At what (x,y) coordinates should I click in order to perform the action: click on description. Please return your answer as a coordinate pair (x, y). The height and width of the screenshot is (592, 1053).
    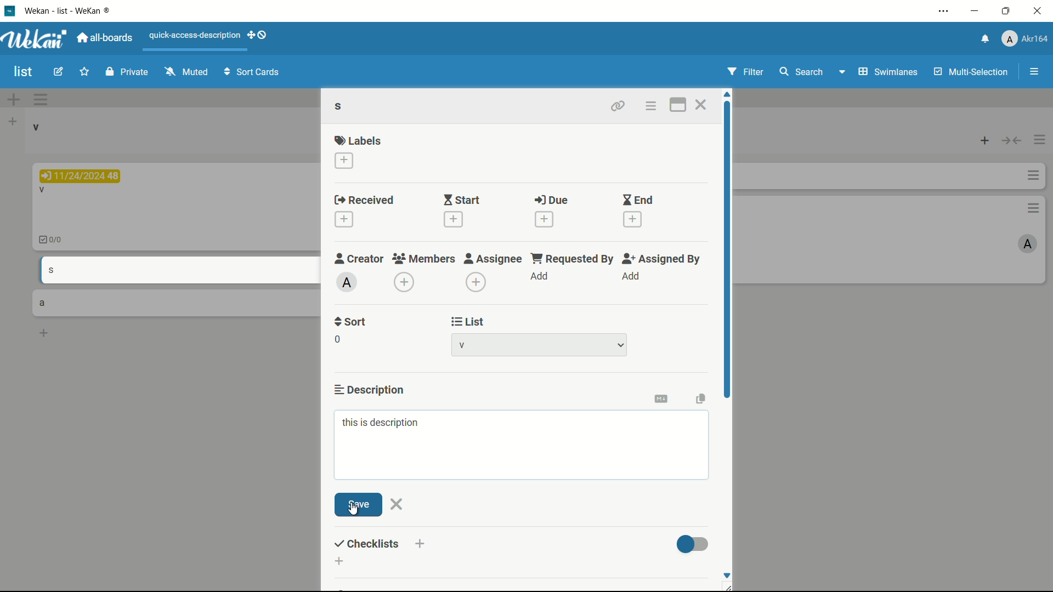
    Looking at the image, I should click on (369, 389).